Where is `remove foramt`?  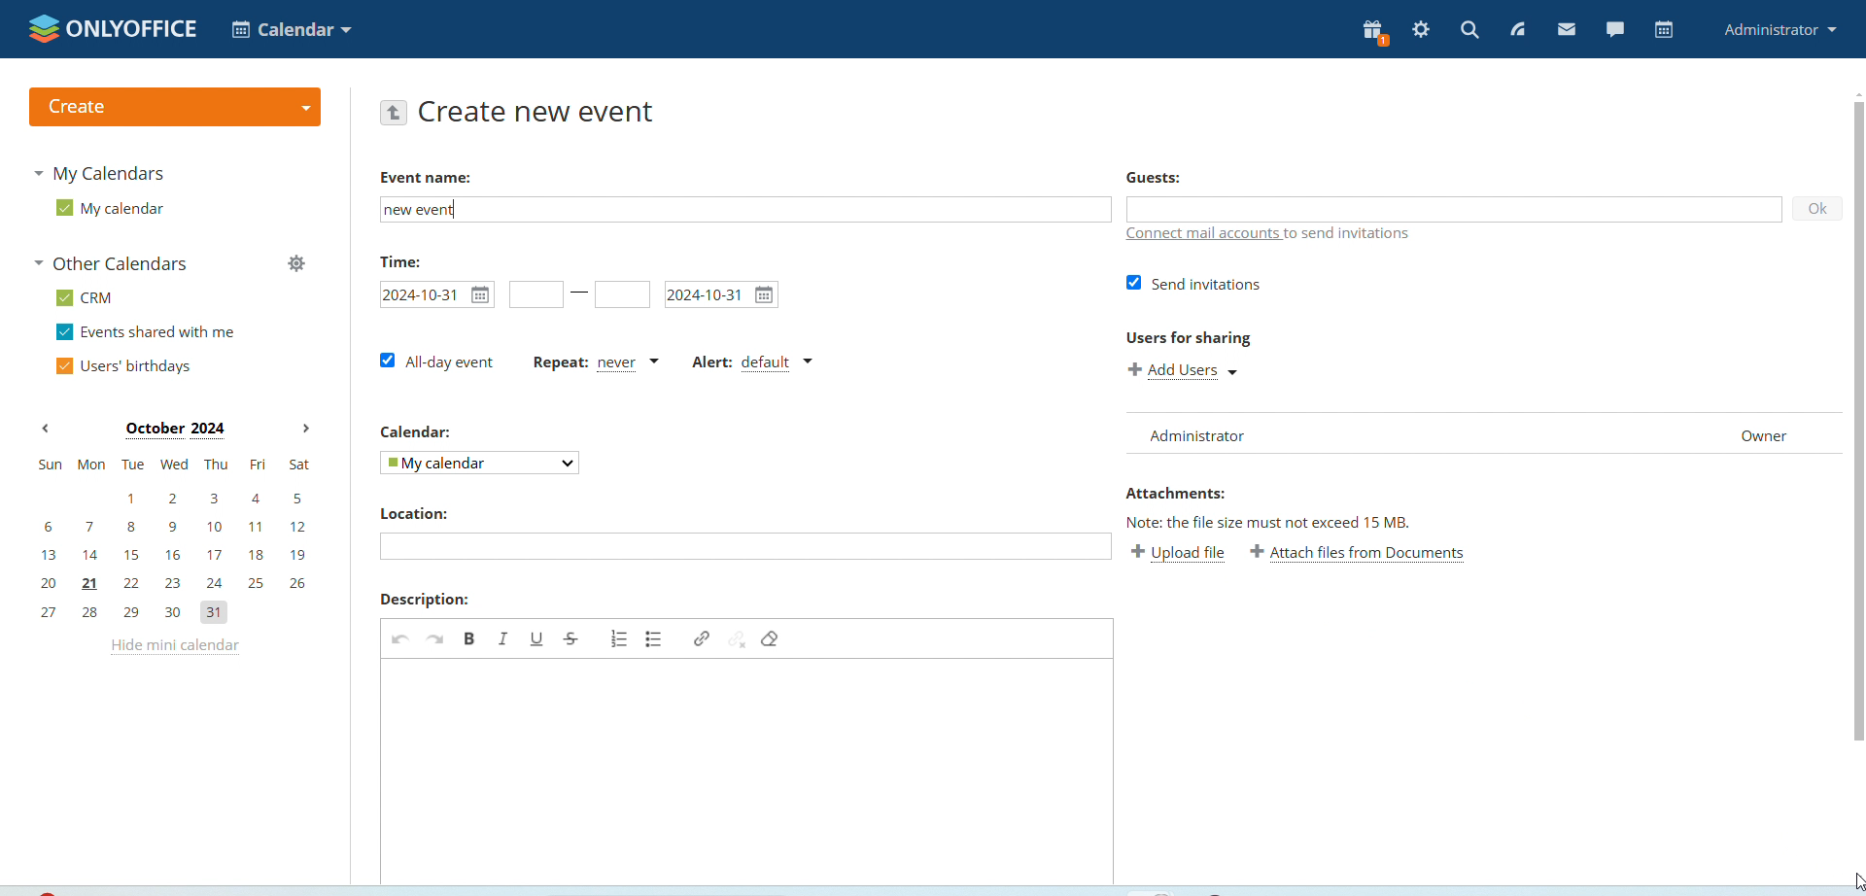 remove foramt is located at coordinates (774, 640).